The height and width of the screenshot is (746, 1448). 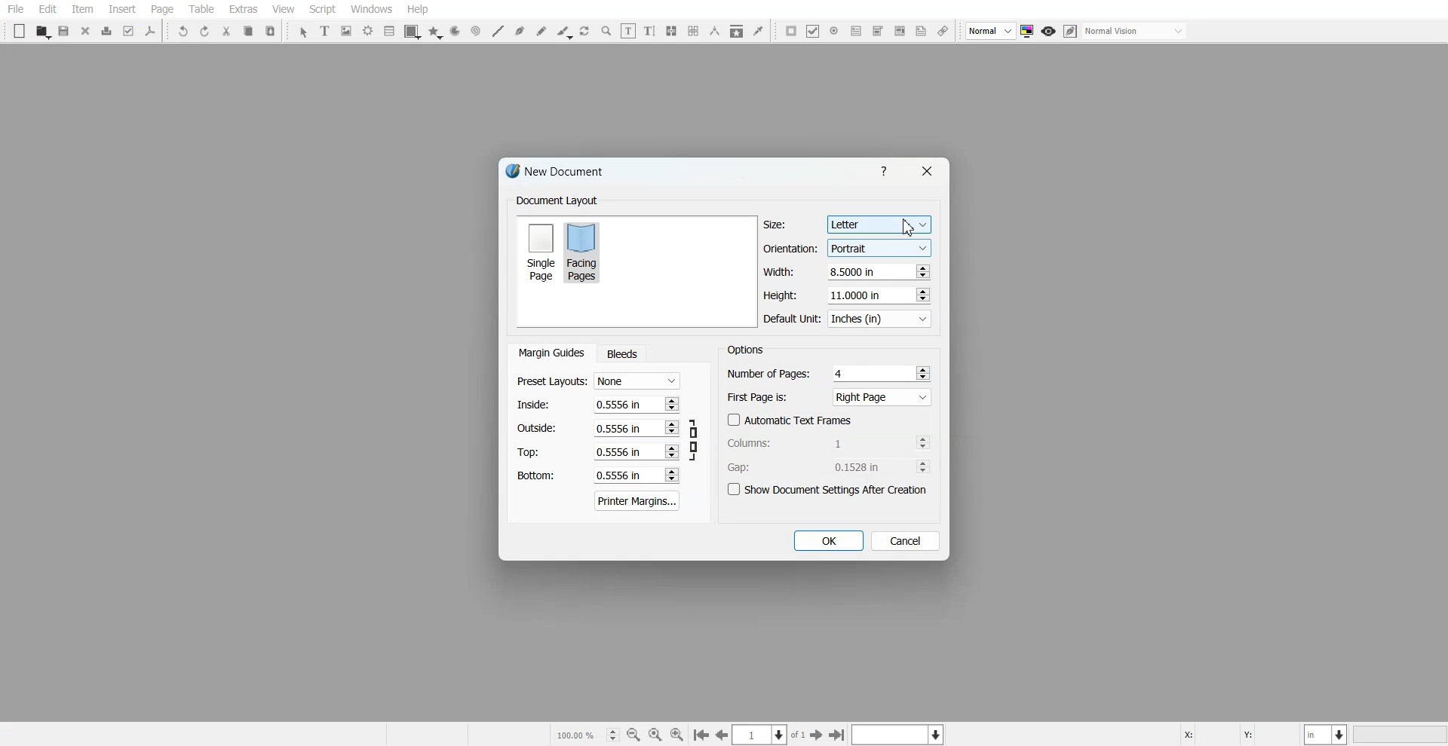 I want to click on Cursor, so click(x=910, y=227).